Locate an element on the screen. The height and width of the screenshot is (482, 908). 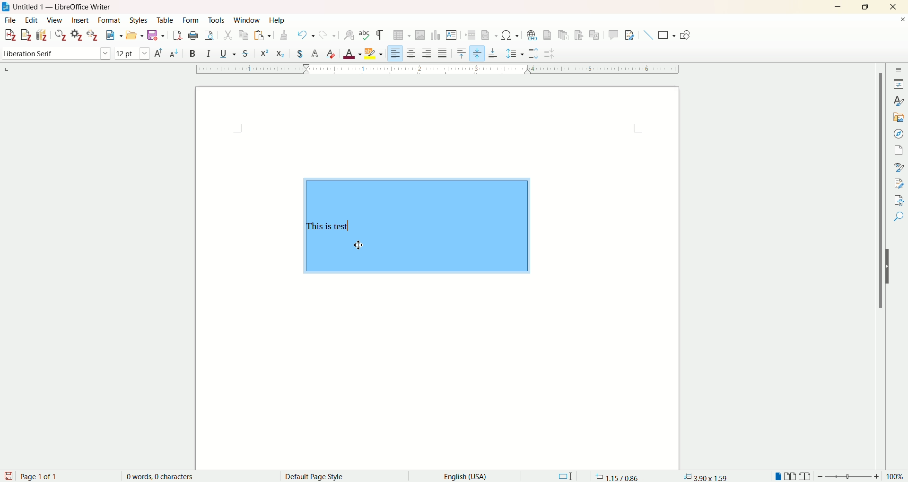
insert line is located at coordinates (647, 35).